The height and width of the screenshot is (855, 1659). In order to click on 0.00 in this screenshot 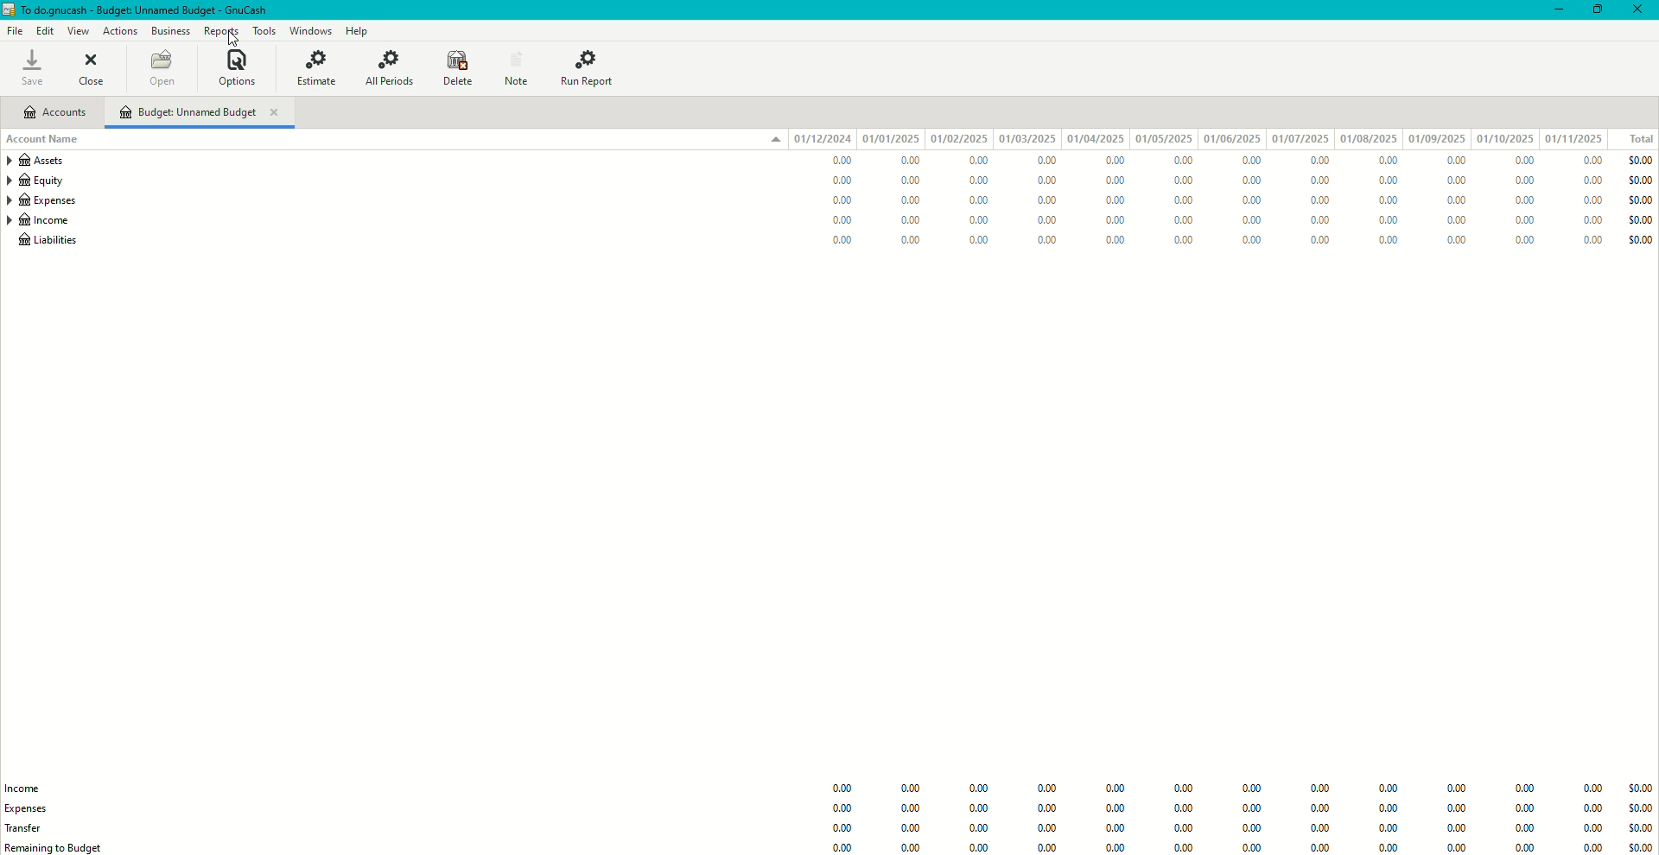, I will do `click(1113, 789)`.